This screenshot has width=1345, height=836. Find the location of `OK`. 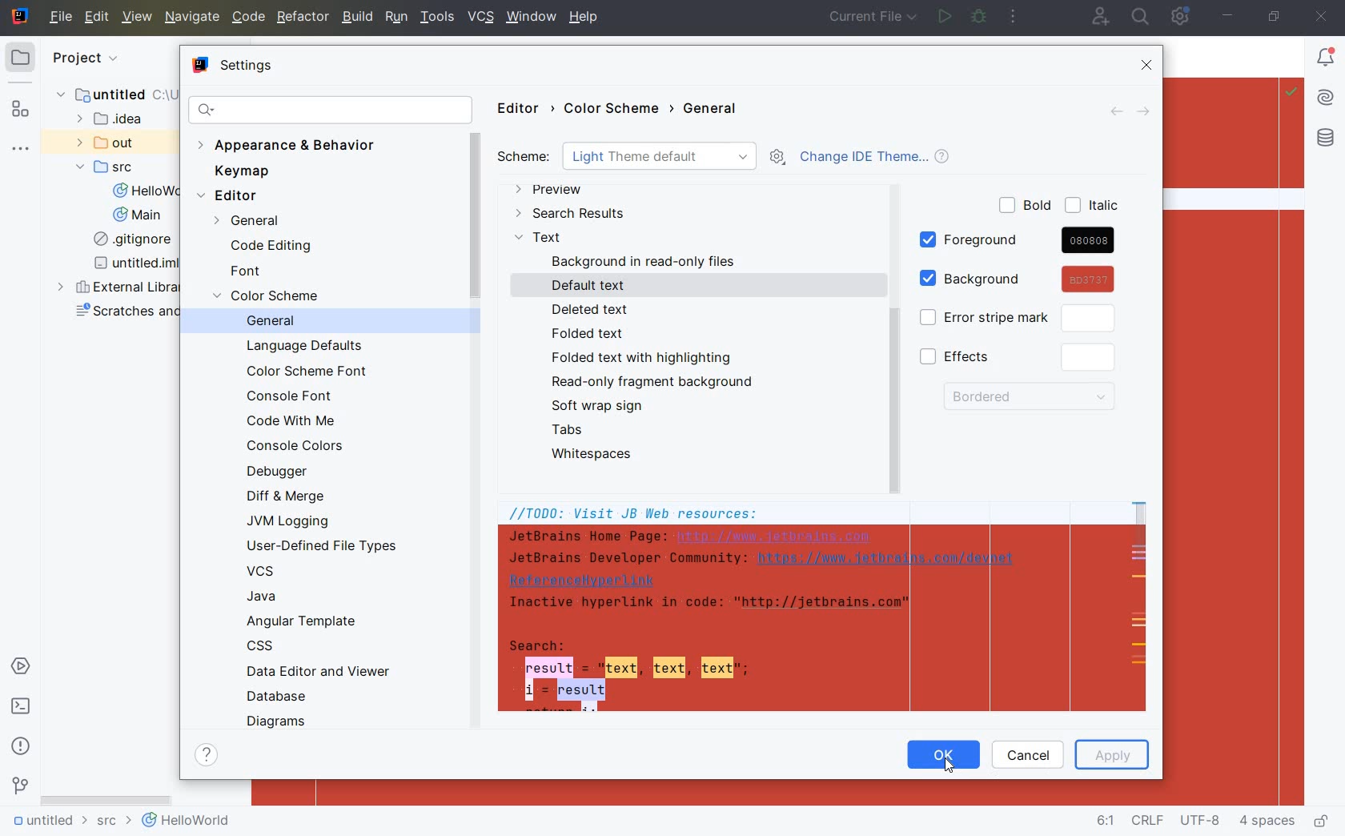

OK is located at coordinates (943, 749).